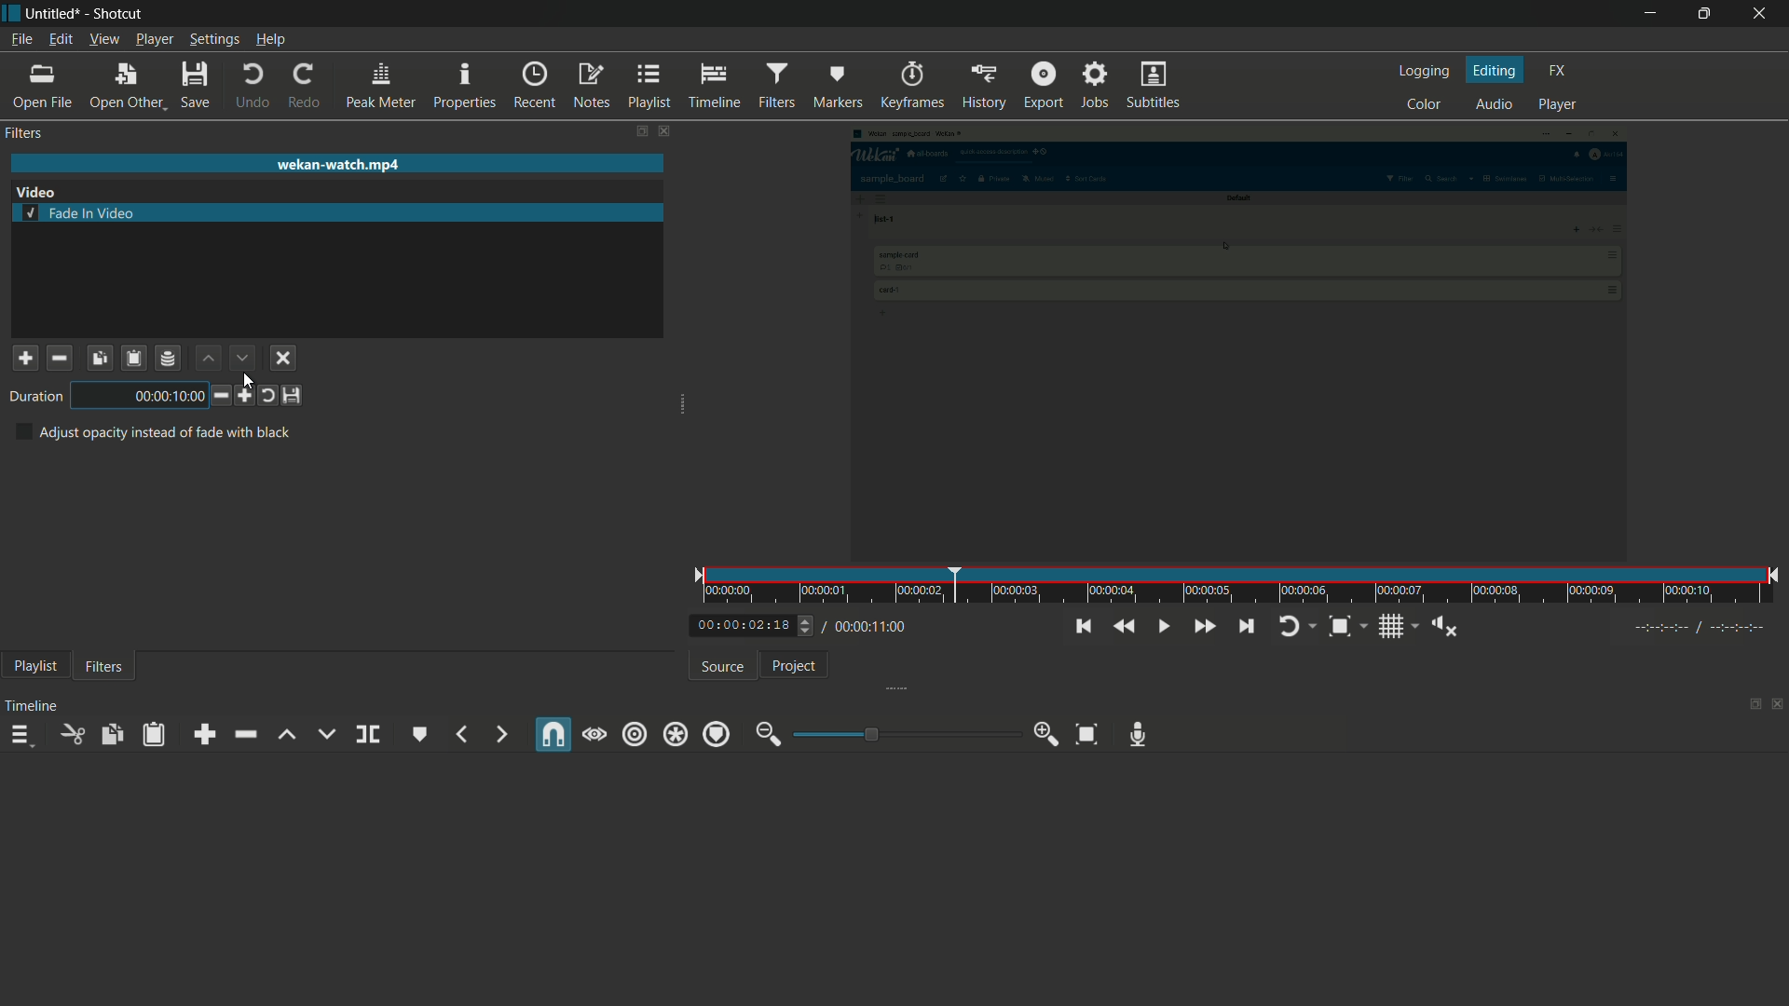 This screenshot has width=1789, height=1006. What do you see at coordinates (1339, 628) in the screenshot?
I see `toggle zoom` at bounding box center [1339, 628].